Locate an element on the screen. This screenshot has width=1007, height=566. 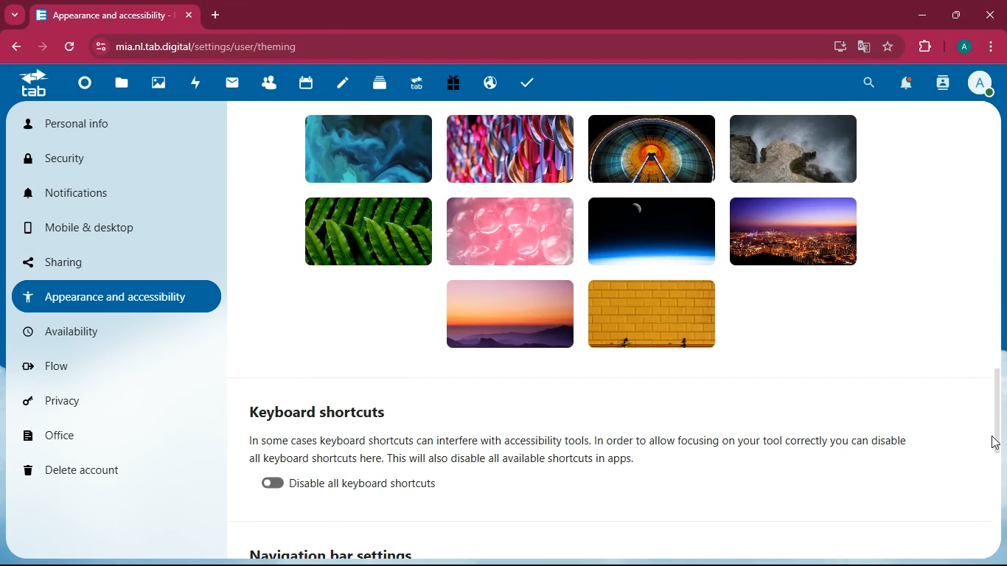
profile is located at coordinates (978, 83).